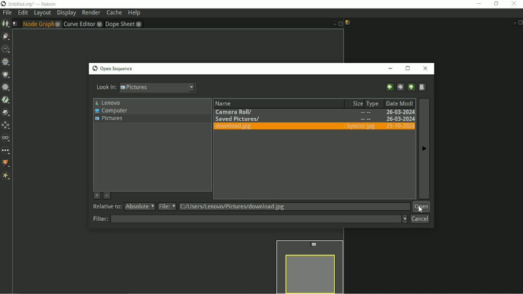  I want to click on Close, so click(426, 68).